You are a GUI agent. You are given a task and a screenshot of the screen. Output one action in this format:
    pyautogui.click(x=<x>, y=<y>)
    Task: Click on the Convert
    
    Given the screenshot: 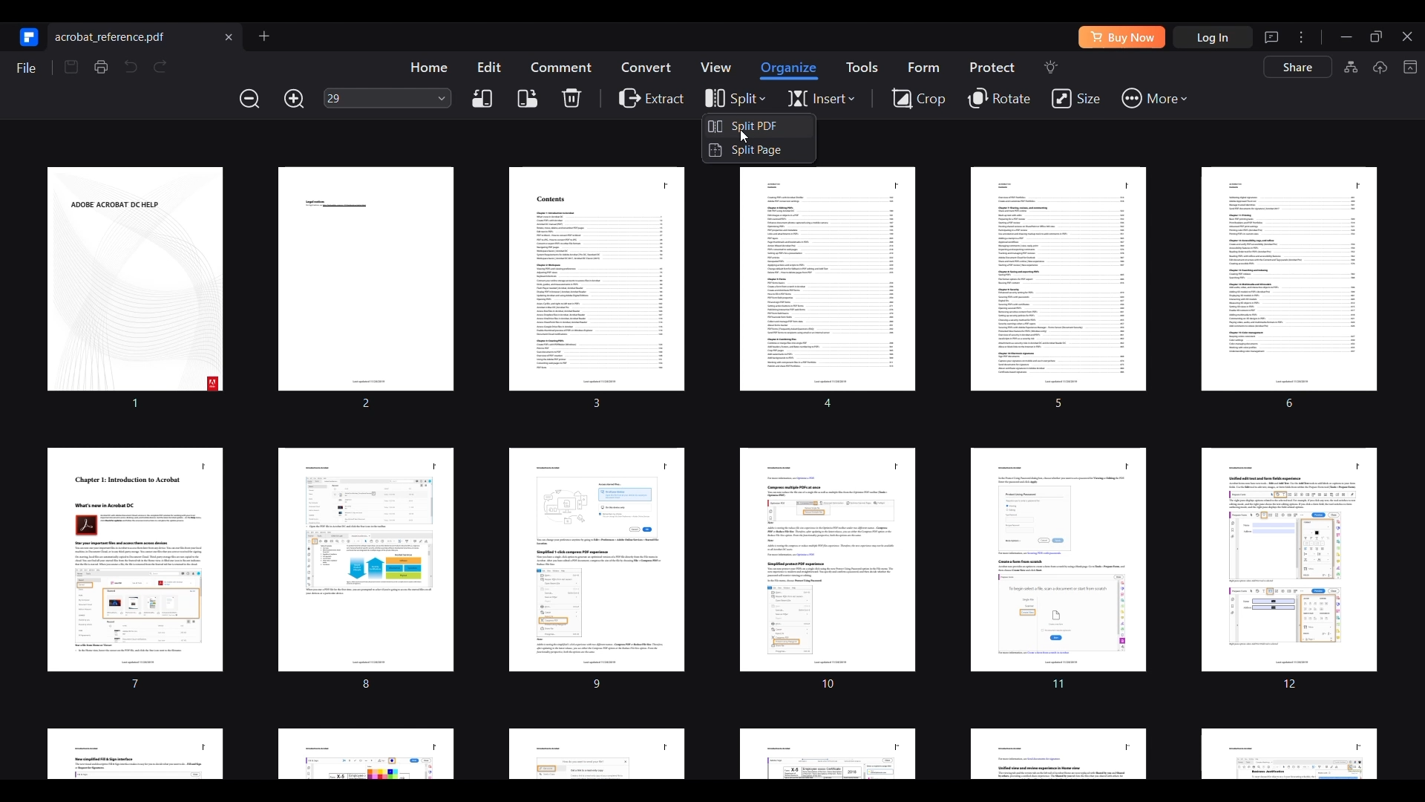 What is the action you would take?
    pyautogui.click(x=646, y=66)
    